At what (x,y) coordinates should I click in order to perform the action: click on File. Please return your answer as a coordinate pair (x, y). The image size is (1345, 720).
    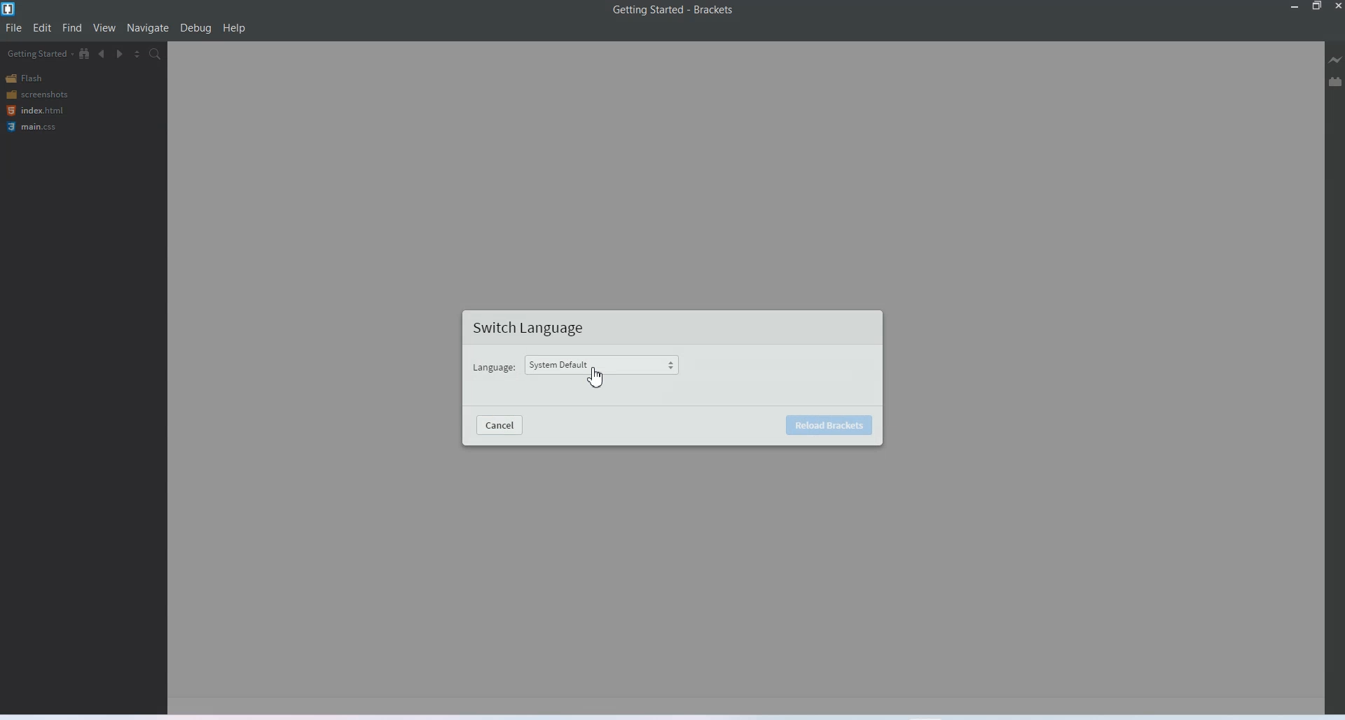
    Looking at the image, I should click on (14, 28).